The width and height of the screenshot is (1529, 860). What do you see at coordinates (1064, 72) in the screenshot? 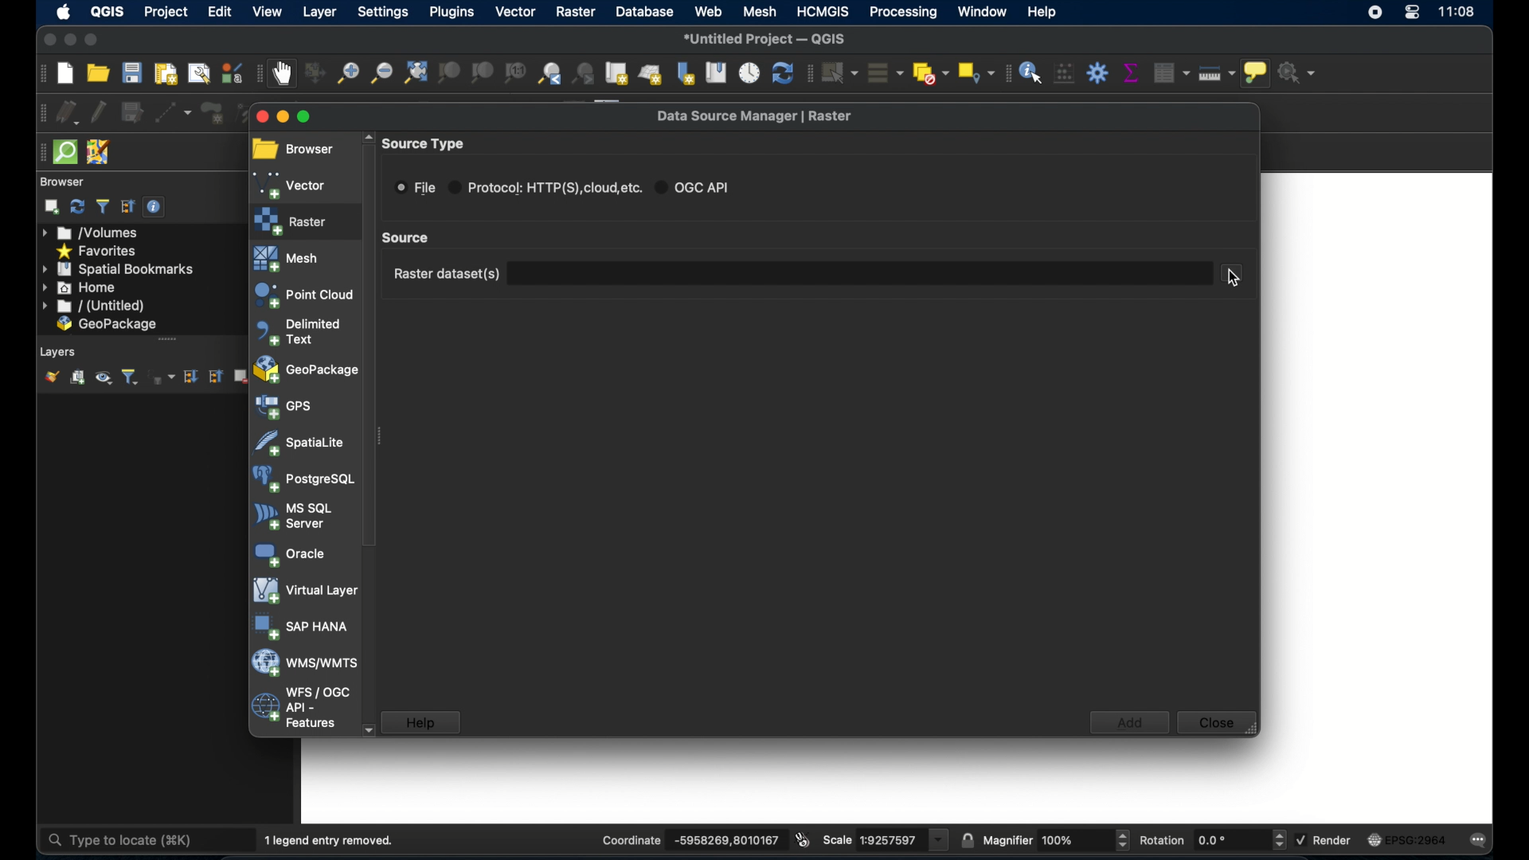
I see `open field calculator` at bounding box center [1064, 72].